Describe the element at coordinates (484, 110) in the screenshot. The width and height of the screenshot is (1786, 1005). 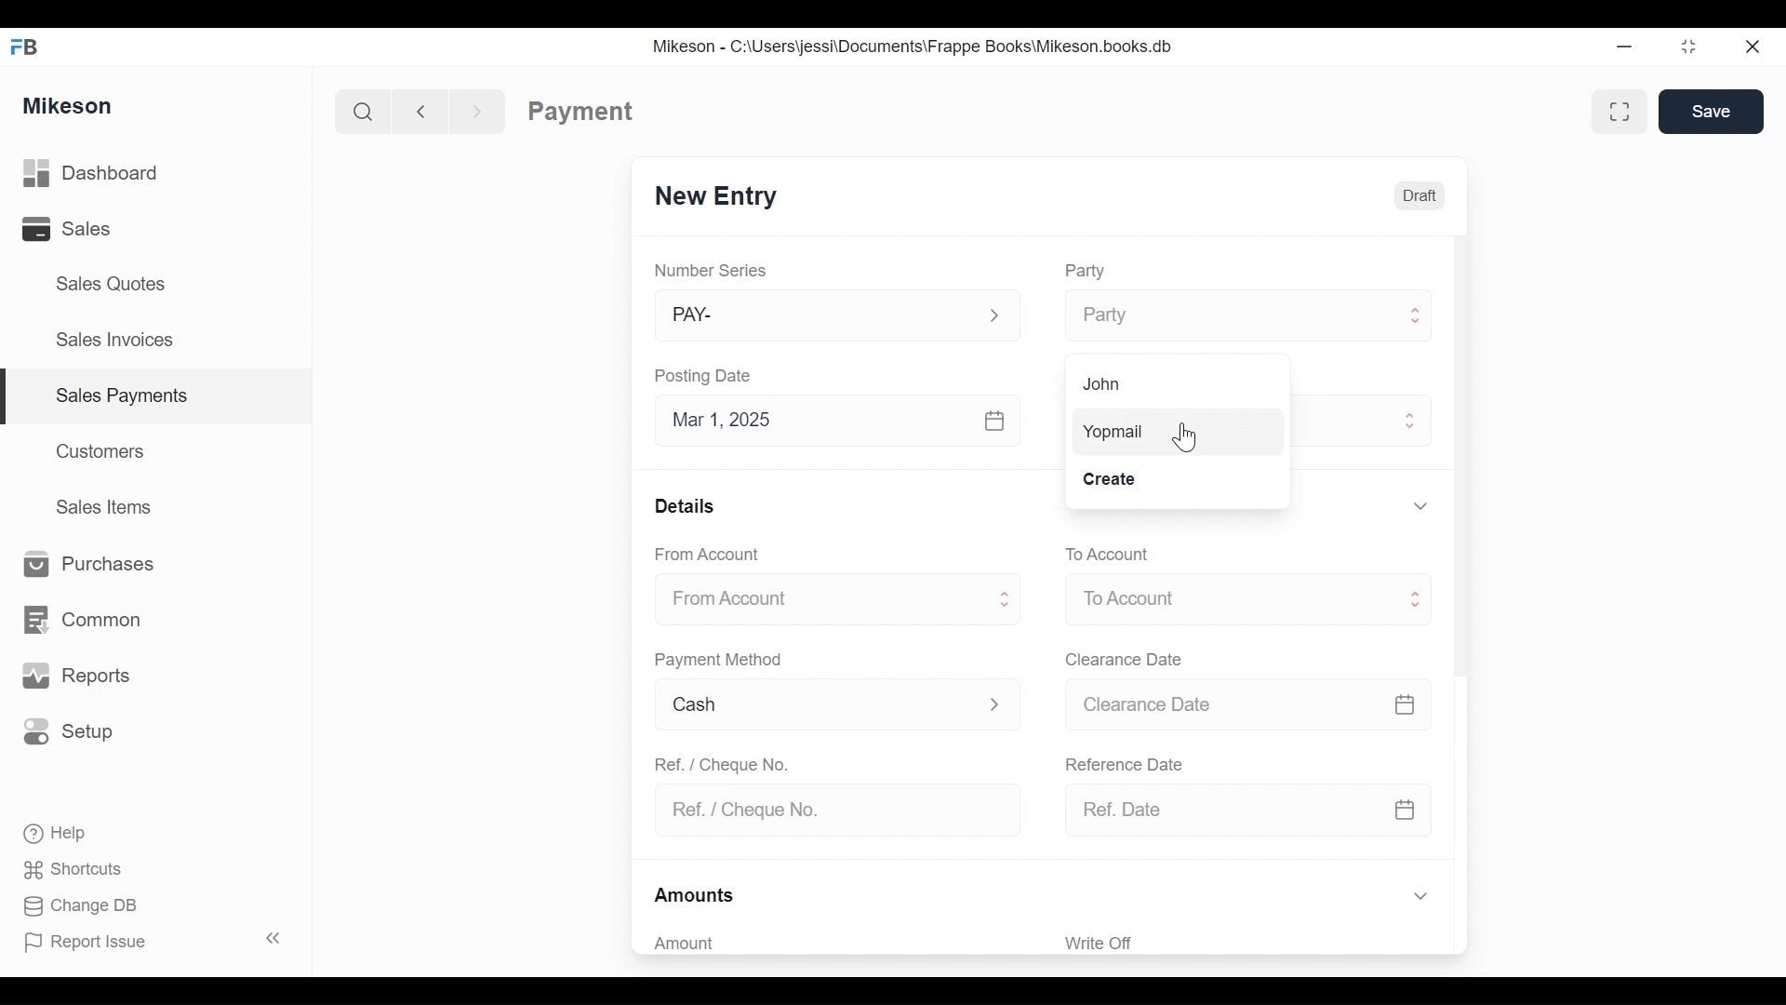
I see `Forward` at that location.